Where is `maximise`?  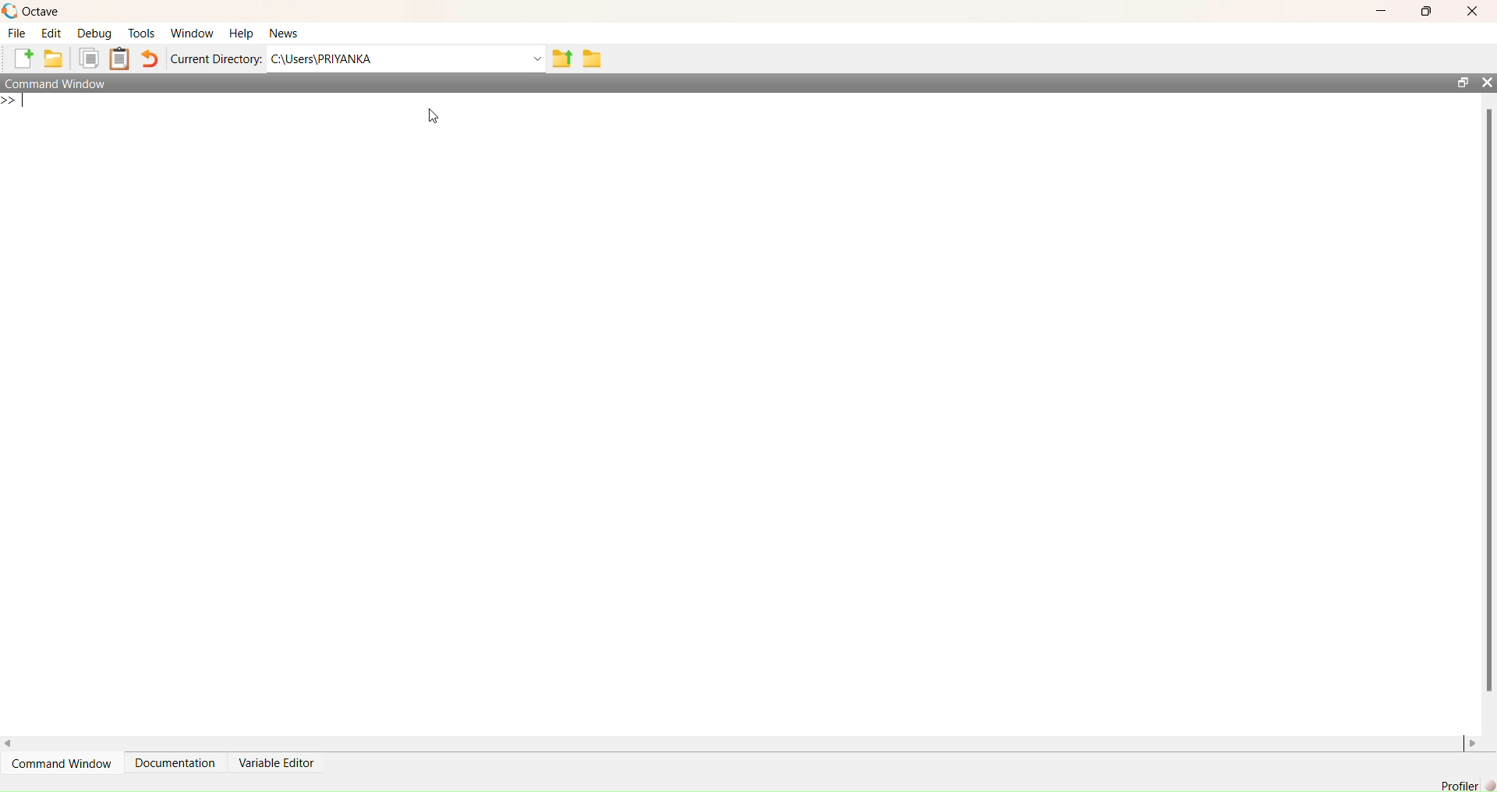
maximise is located at coordinates (1426, 12).